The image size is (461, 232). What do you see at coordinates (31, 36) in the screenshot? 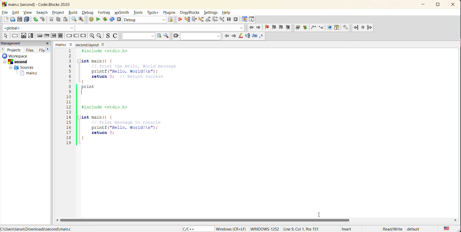
I see `selection` at bounding box center [31, 36].